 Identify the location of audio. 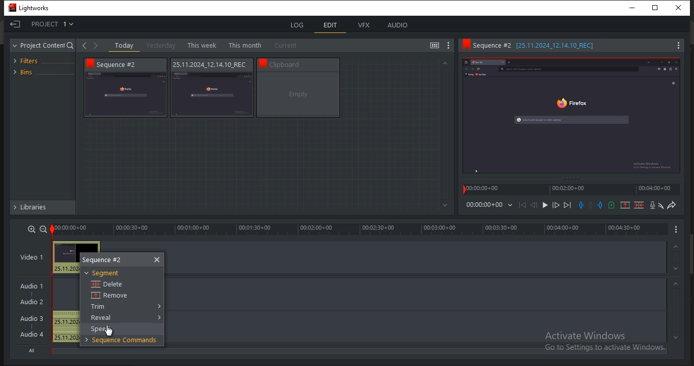
(399, 25).